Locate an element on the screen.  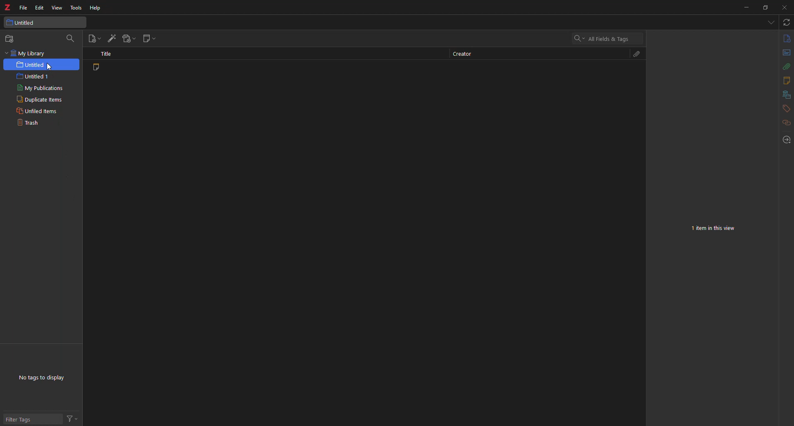
related is located at coordinates (786, 123).